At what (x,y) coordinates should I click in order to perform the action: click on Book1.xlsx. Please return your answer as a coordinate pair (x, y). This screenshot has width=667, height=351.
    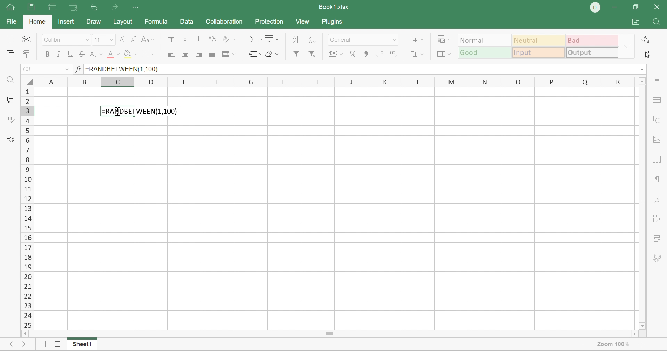
    Looking at the image, I should click on (334, 6).